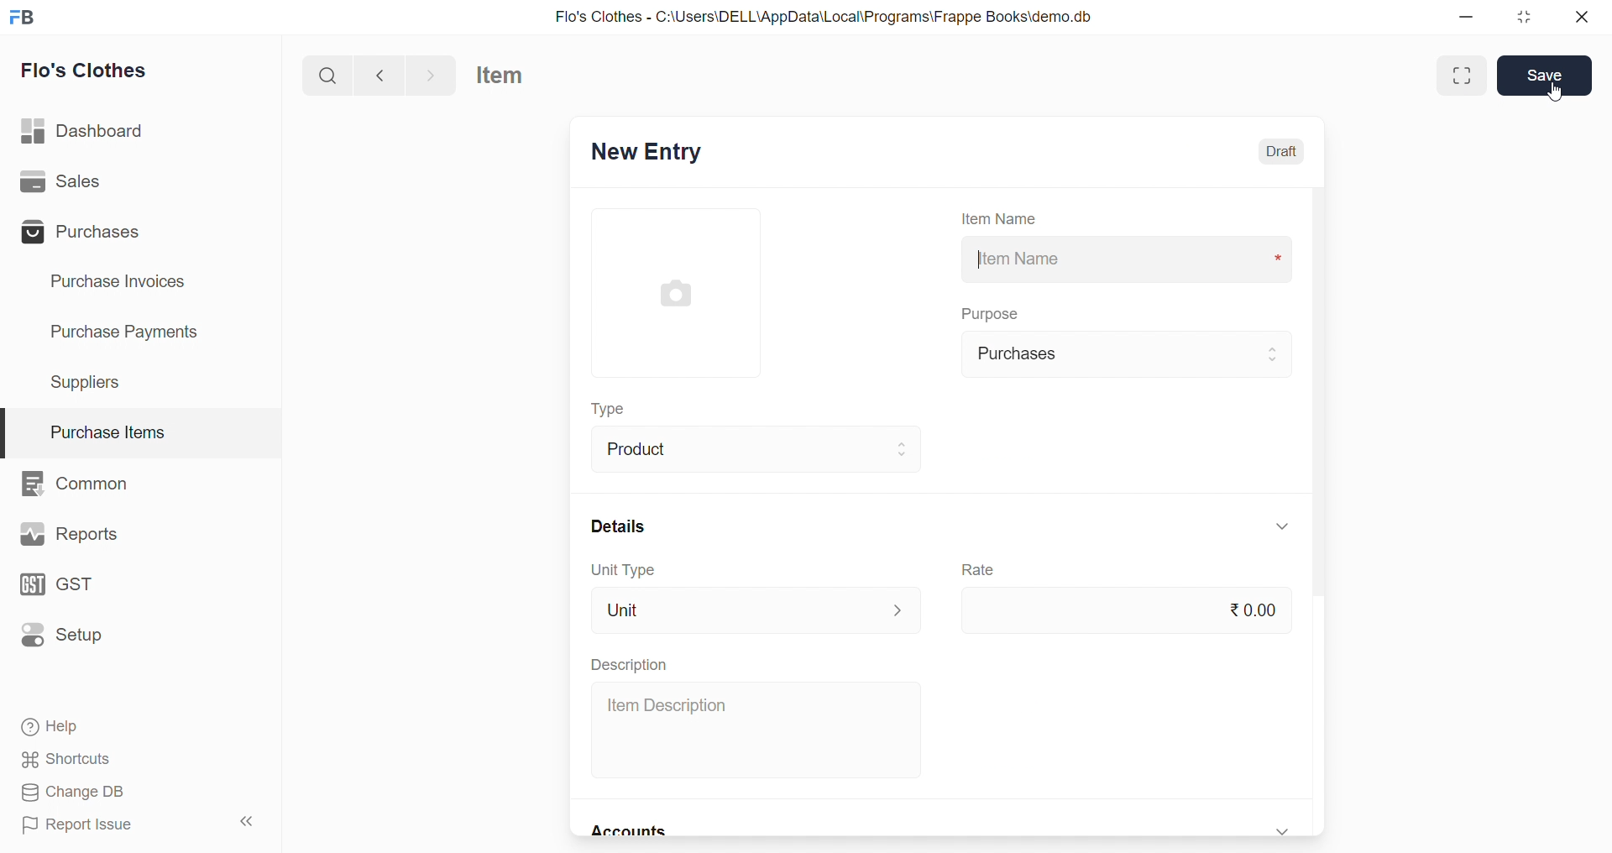  I want to click on Dashboard, so click(90, 128).